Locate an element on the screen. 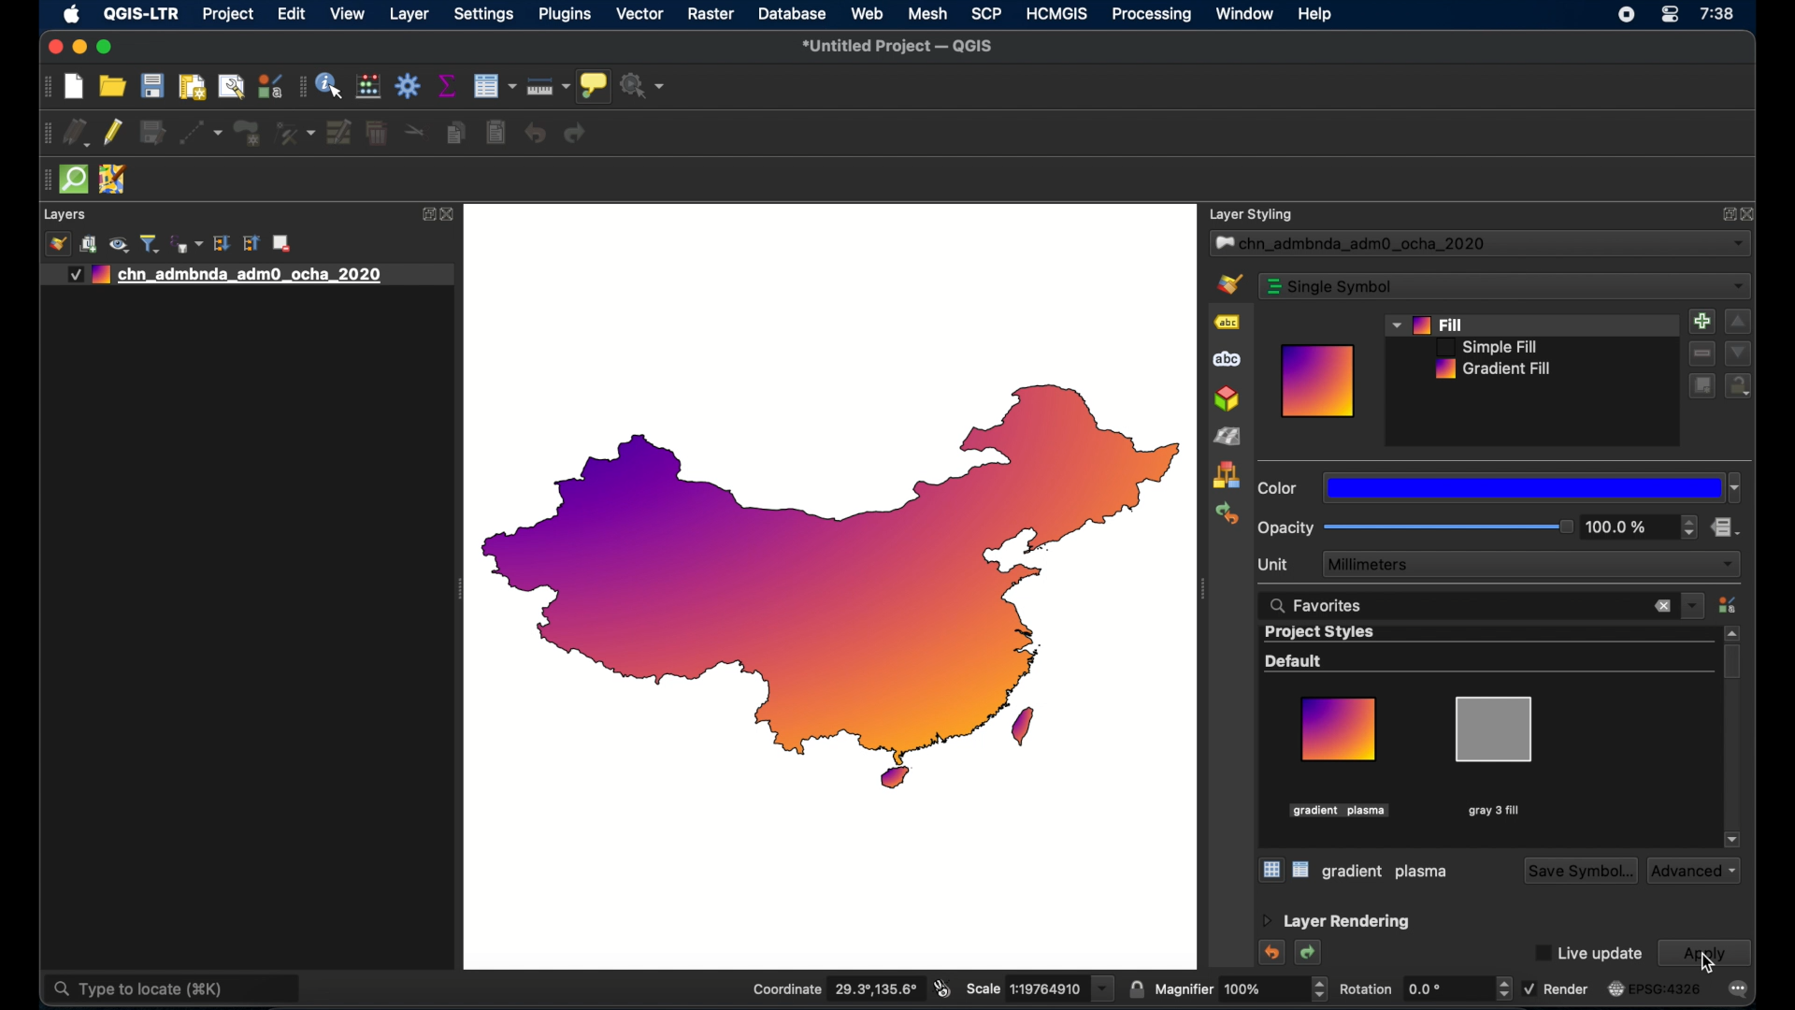 Image resolution: width=1795 pixels, height=1010 pixels. new is located at coordinates (75, 87).